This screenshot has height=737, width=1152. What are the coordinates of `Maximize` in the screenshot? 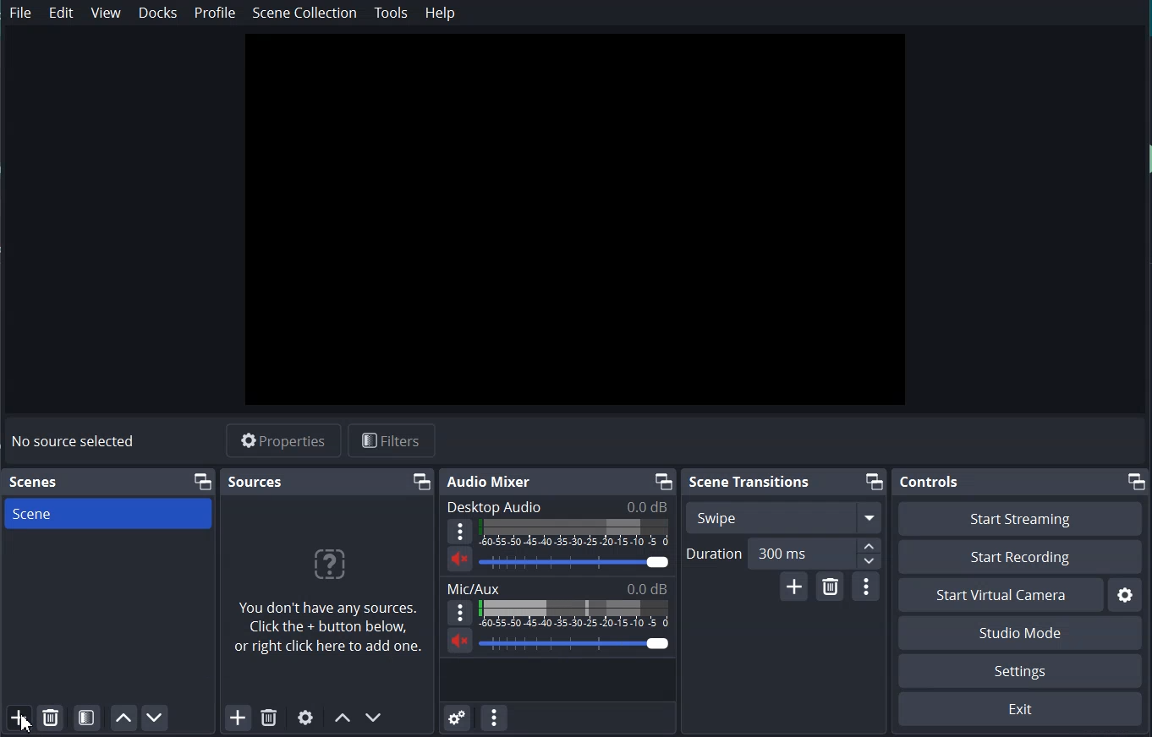 It's located at (1138, 481).